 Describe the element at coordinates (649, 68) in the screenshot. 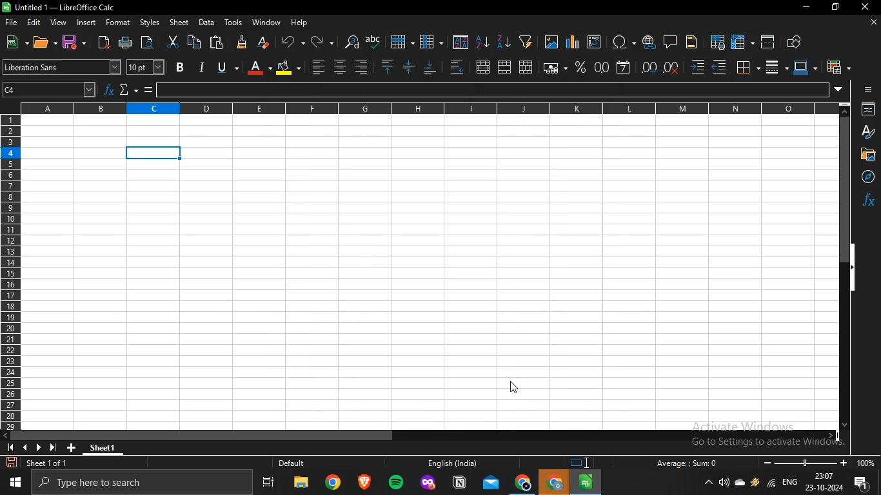

I see `add decimal place` at that location.